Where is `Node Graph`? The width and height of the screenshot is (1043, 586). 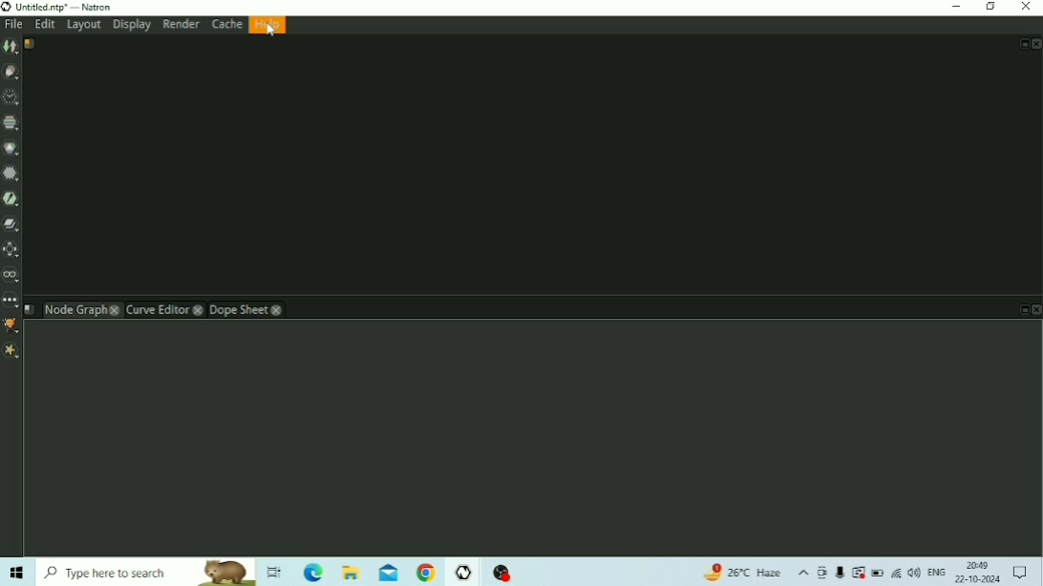
Node Graph is located at coordinates (81, 309).